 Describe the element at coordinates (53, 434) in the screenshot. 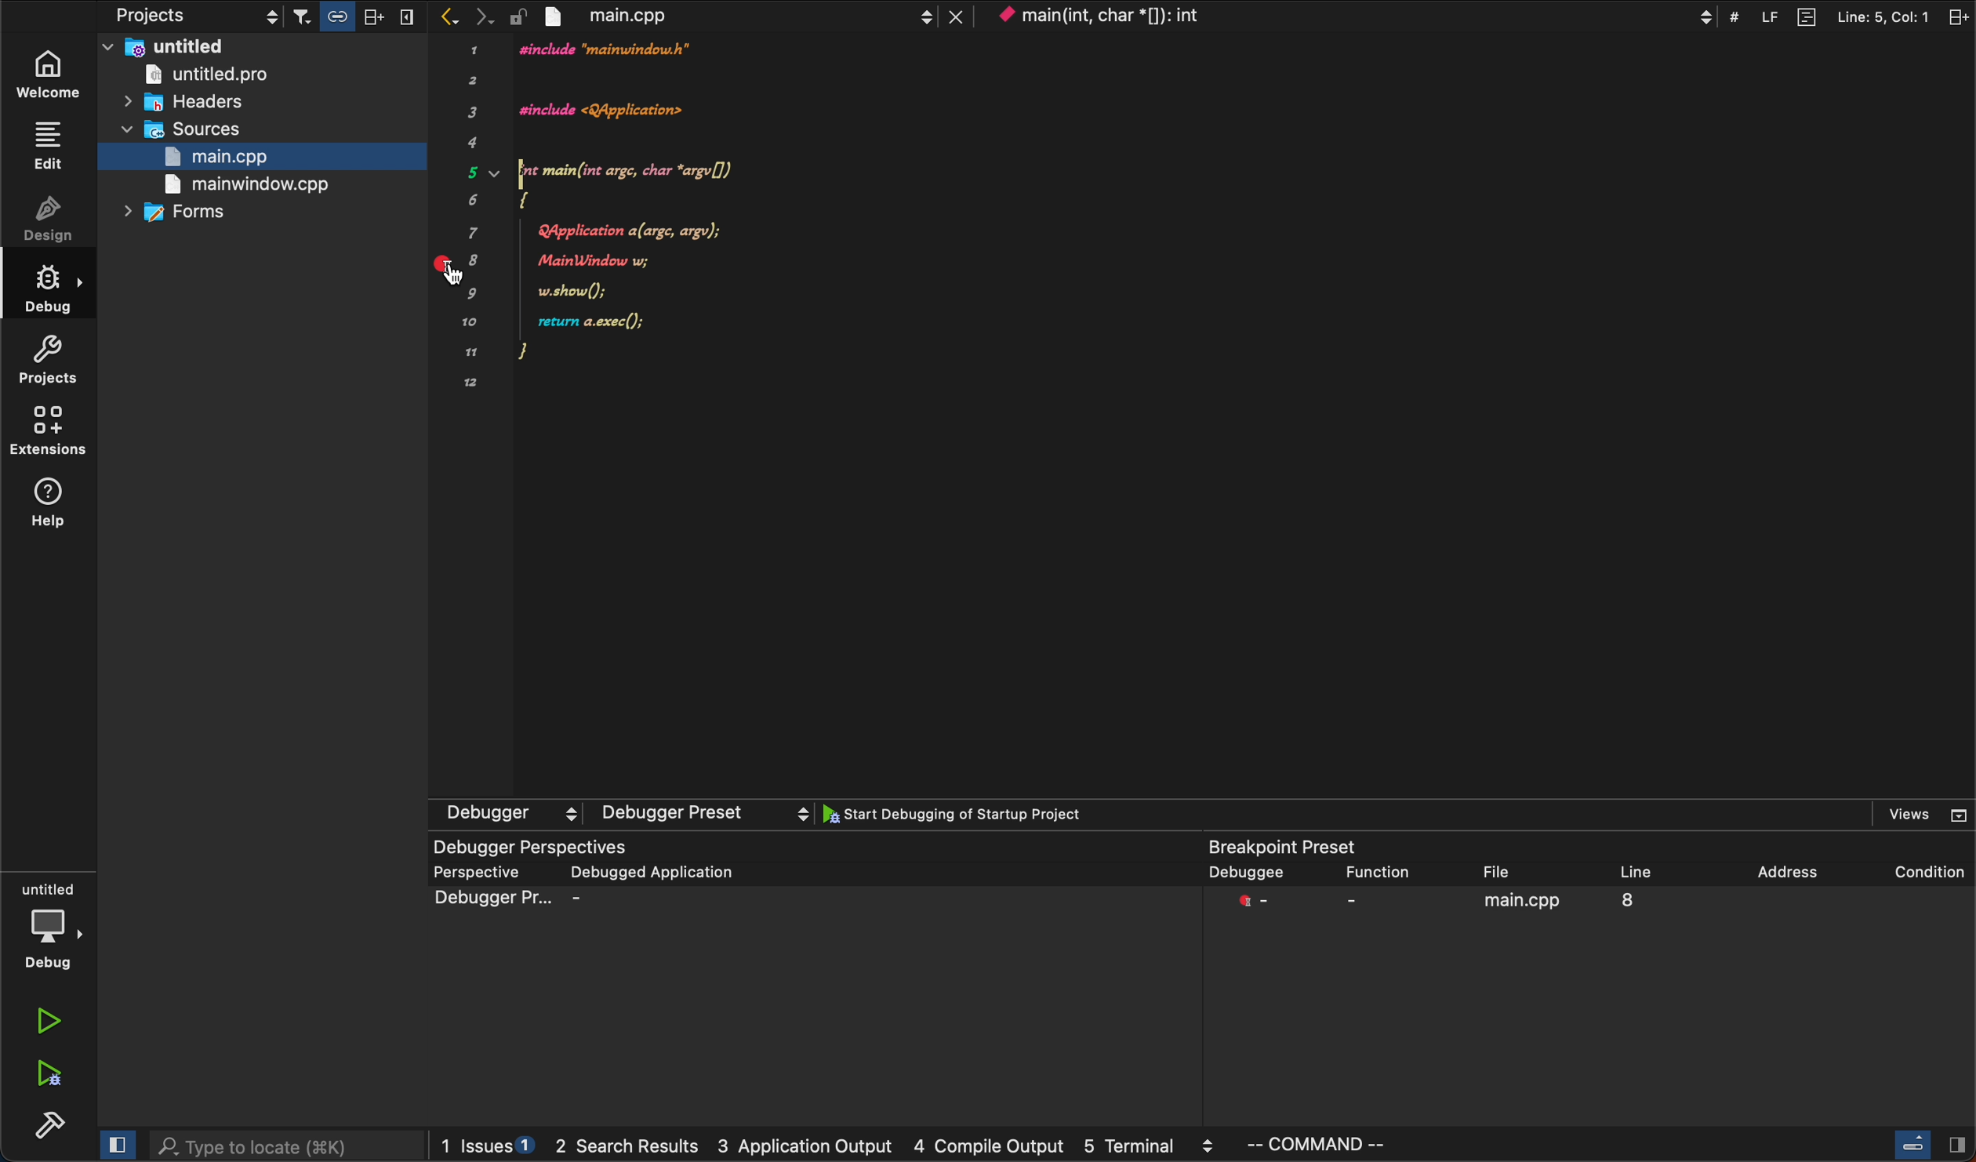

I see `extensions` at that location.